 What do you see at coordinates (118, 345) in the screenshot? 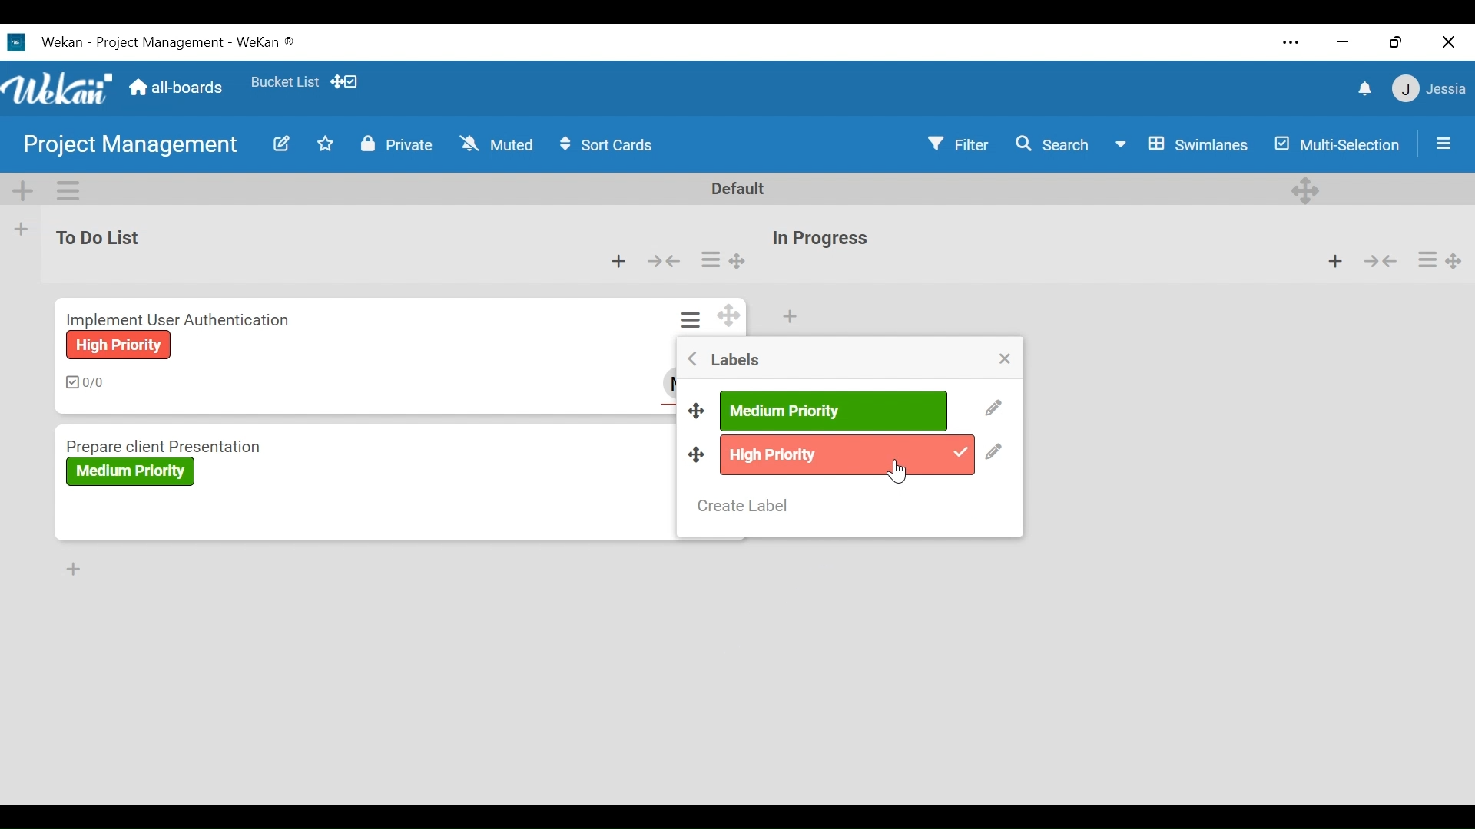
I see `Label` at bounding box center [118, 345].